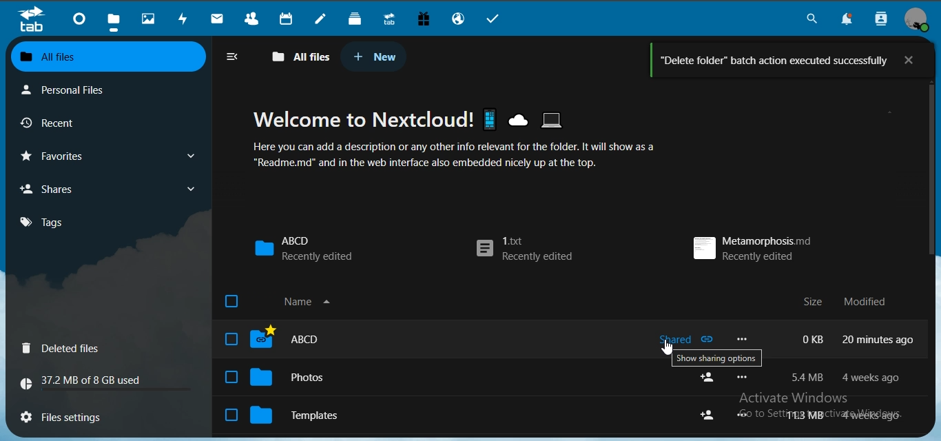 This screenshot has width=941, height=441. Describe the element at coordinates (809, 415) in the screenshot. I see `54 mb` at that location.